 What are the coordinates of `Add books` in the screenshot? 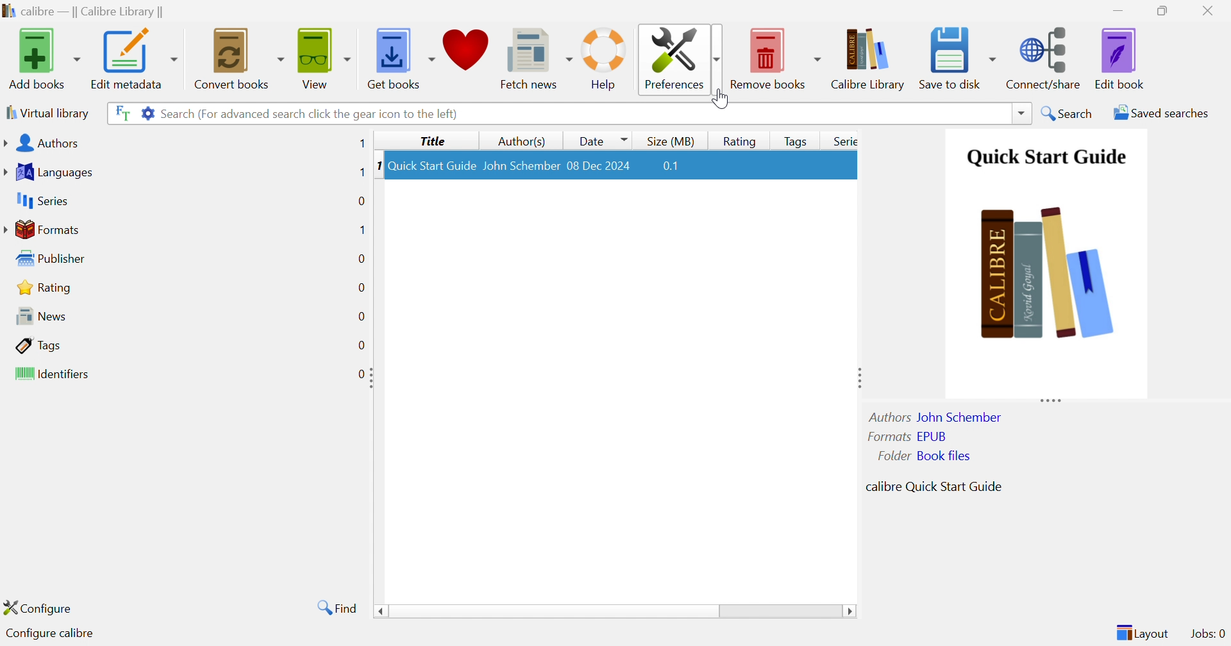 It's located at (42, 58).